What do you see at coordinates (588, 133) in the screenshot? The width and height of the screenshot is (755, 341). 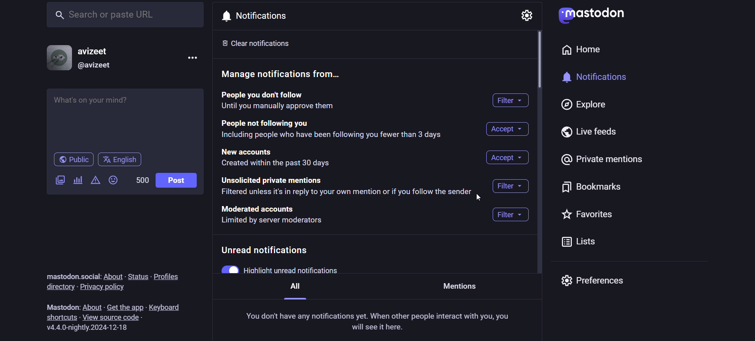 I see `live feeds` at bounding box center [588, 133].